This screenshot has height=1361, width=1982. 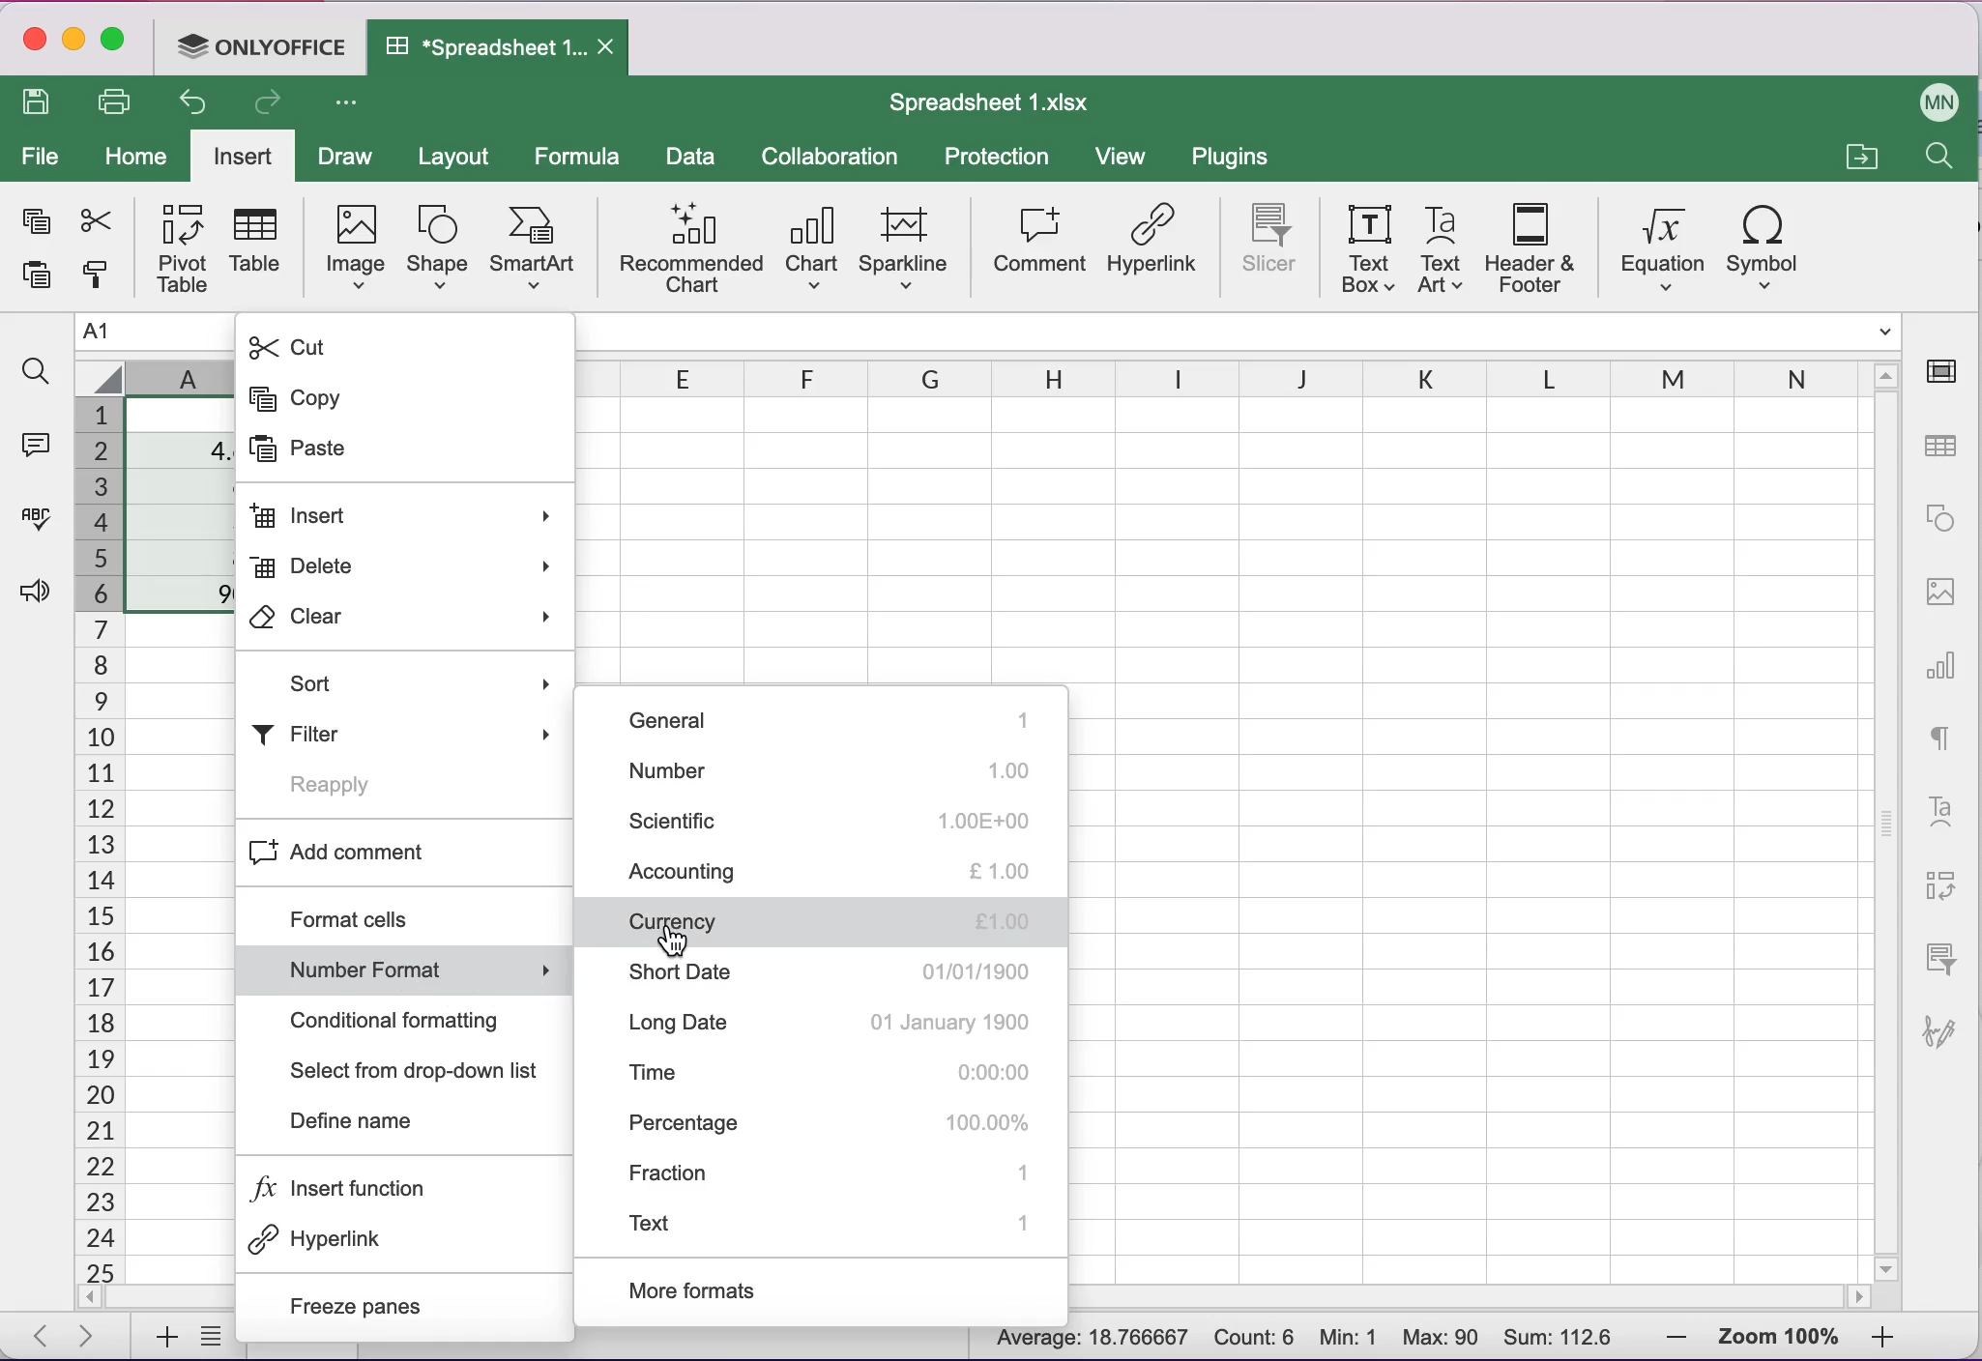 What do you see at coordinates (348, 156) in the screenshot?
I see `draw` at bounding box center [348, 156].